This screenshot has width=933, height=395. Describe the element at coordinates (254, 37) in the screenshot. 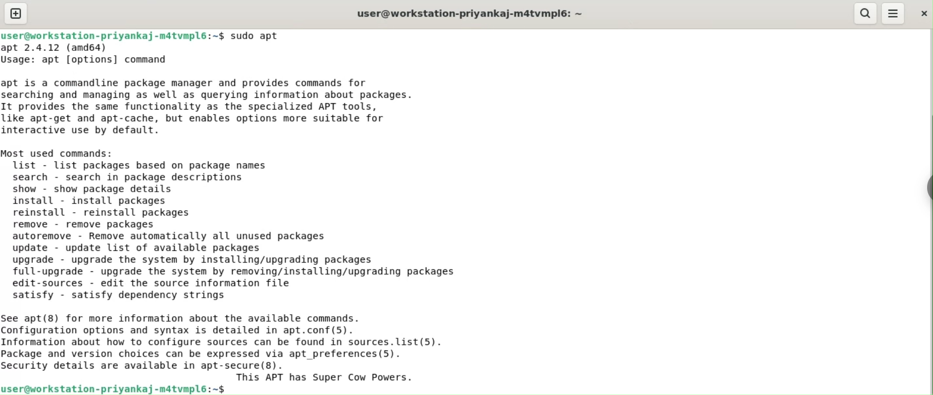

I see `-$ sudo apt` at that location.